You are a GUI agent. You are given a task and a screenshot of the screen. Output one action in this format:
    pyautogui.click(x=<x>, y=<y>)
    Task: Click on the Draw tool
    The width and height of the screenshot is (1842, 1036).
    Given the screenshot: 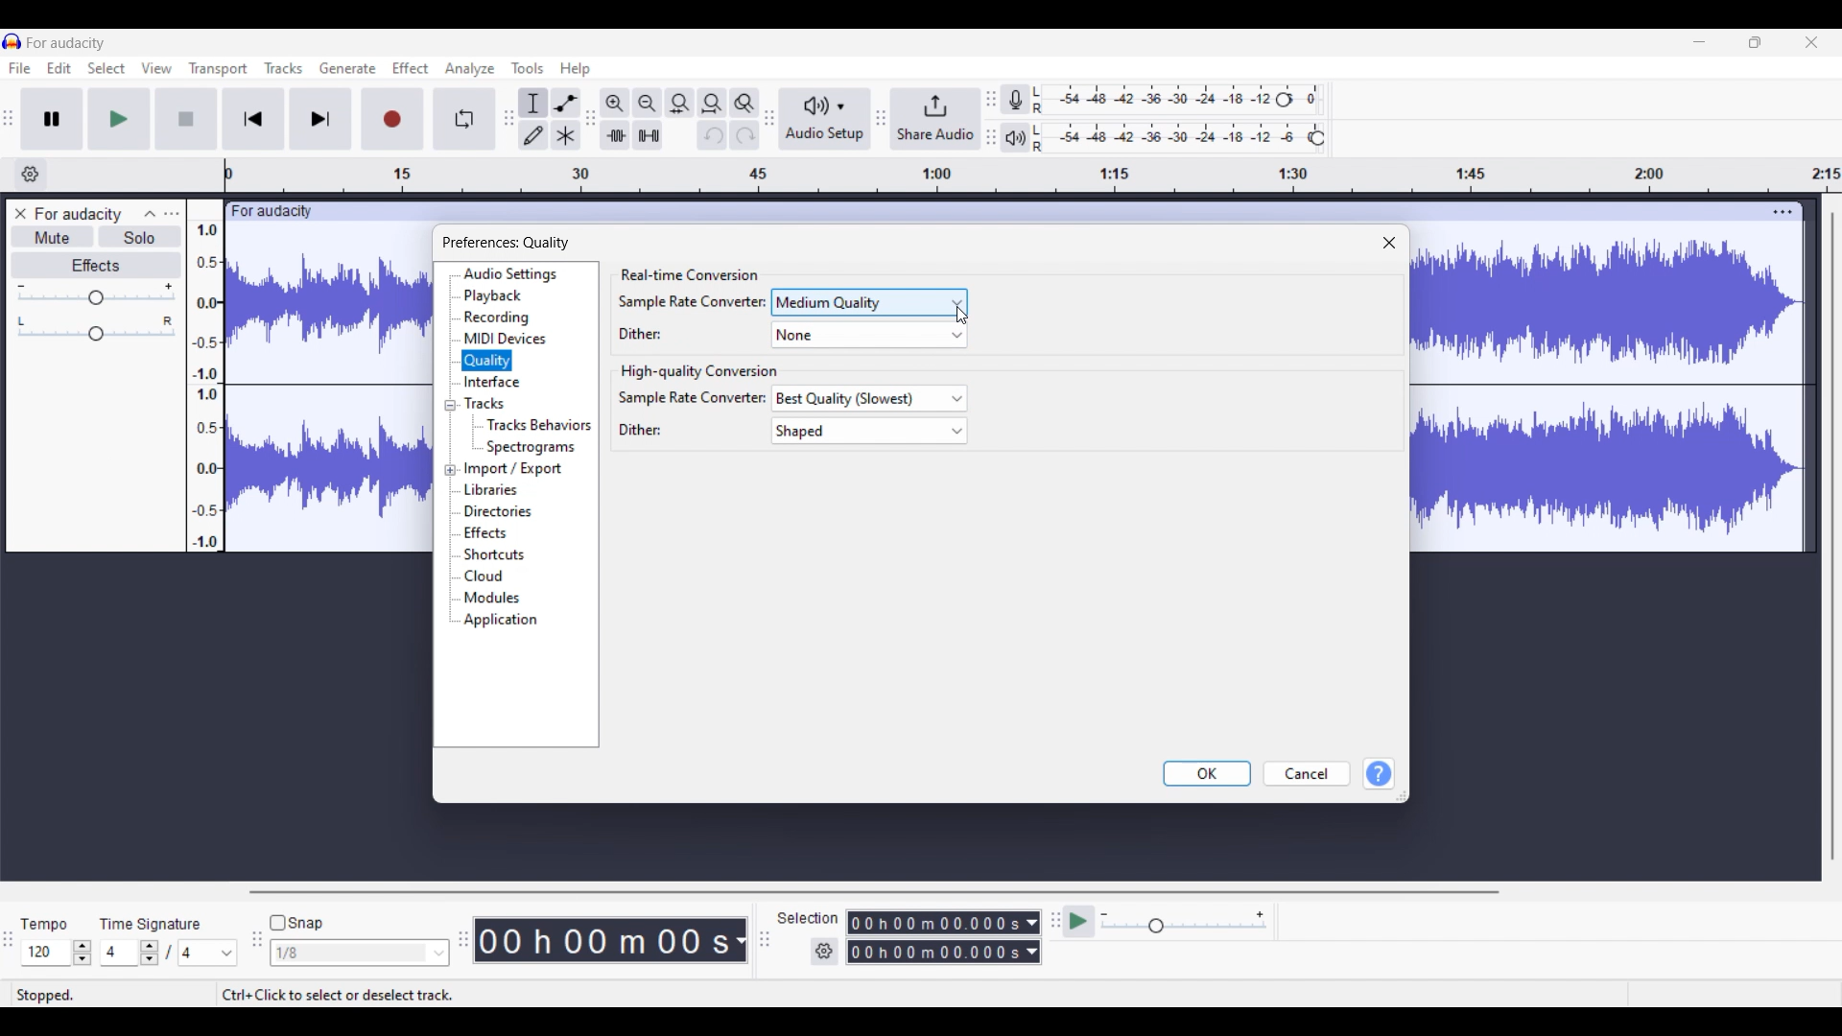 What is the action you would take?
    pyautogui.click(x=533, y=135)
    